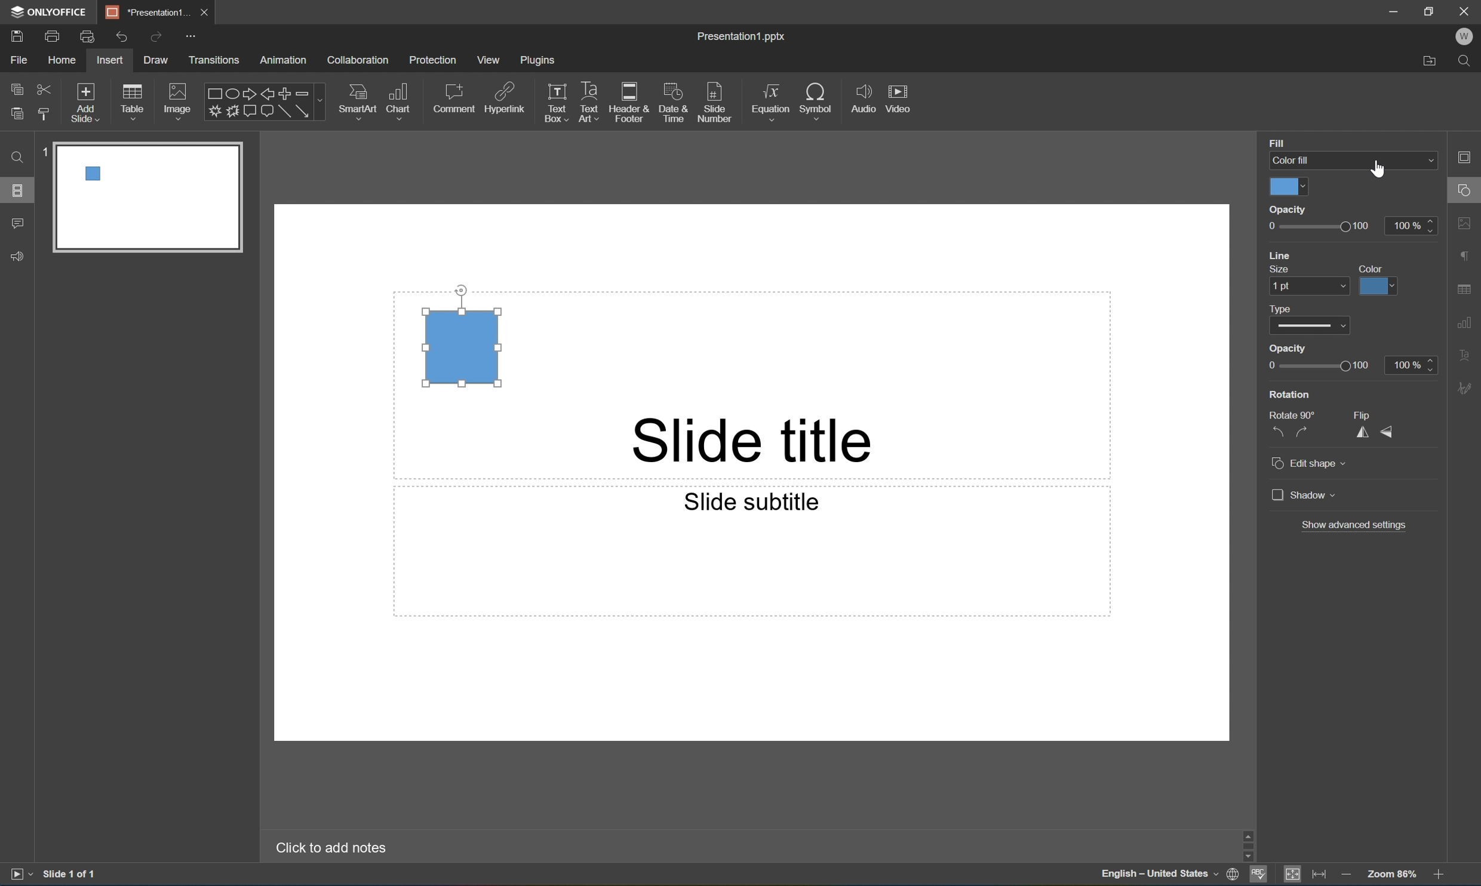 This screenshot has height=886, width=1481. I want to click on Edit shape, so click(1310, 464).